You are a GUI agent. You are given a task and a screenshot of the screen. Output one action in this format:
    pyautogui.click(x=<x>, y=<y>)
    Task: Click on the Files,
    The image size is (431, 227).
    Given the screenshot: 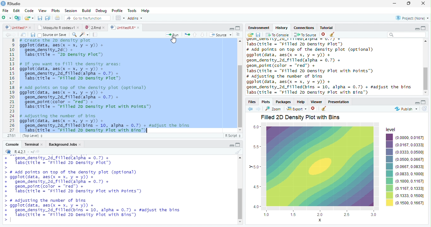 What is the action you would take?
    pyautogui.click(x=251, y=102)
    